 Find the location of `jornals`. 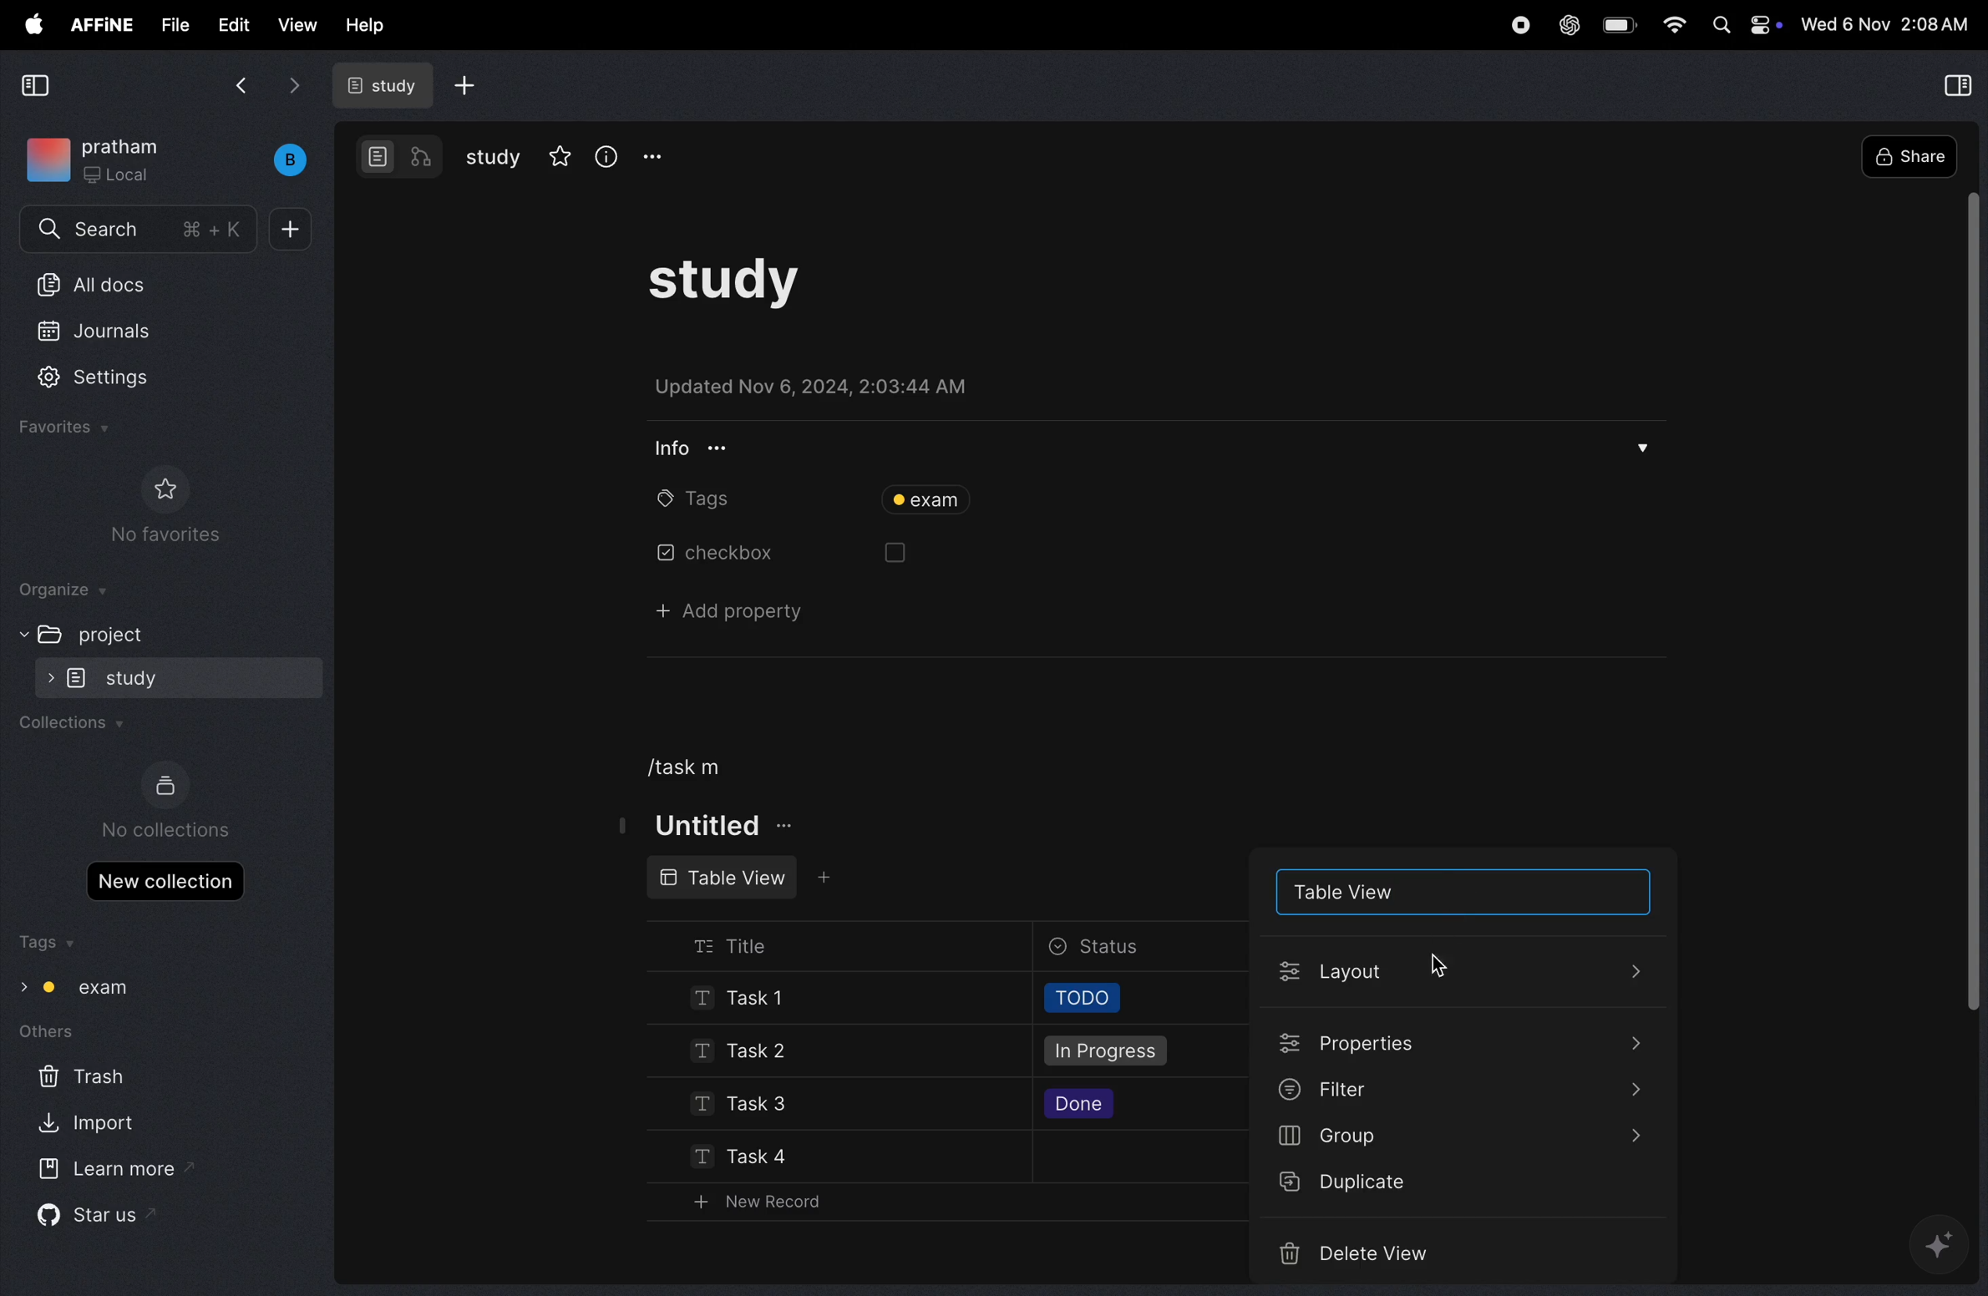

jornals is located at coordinates (114, 331).